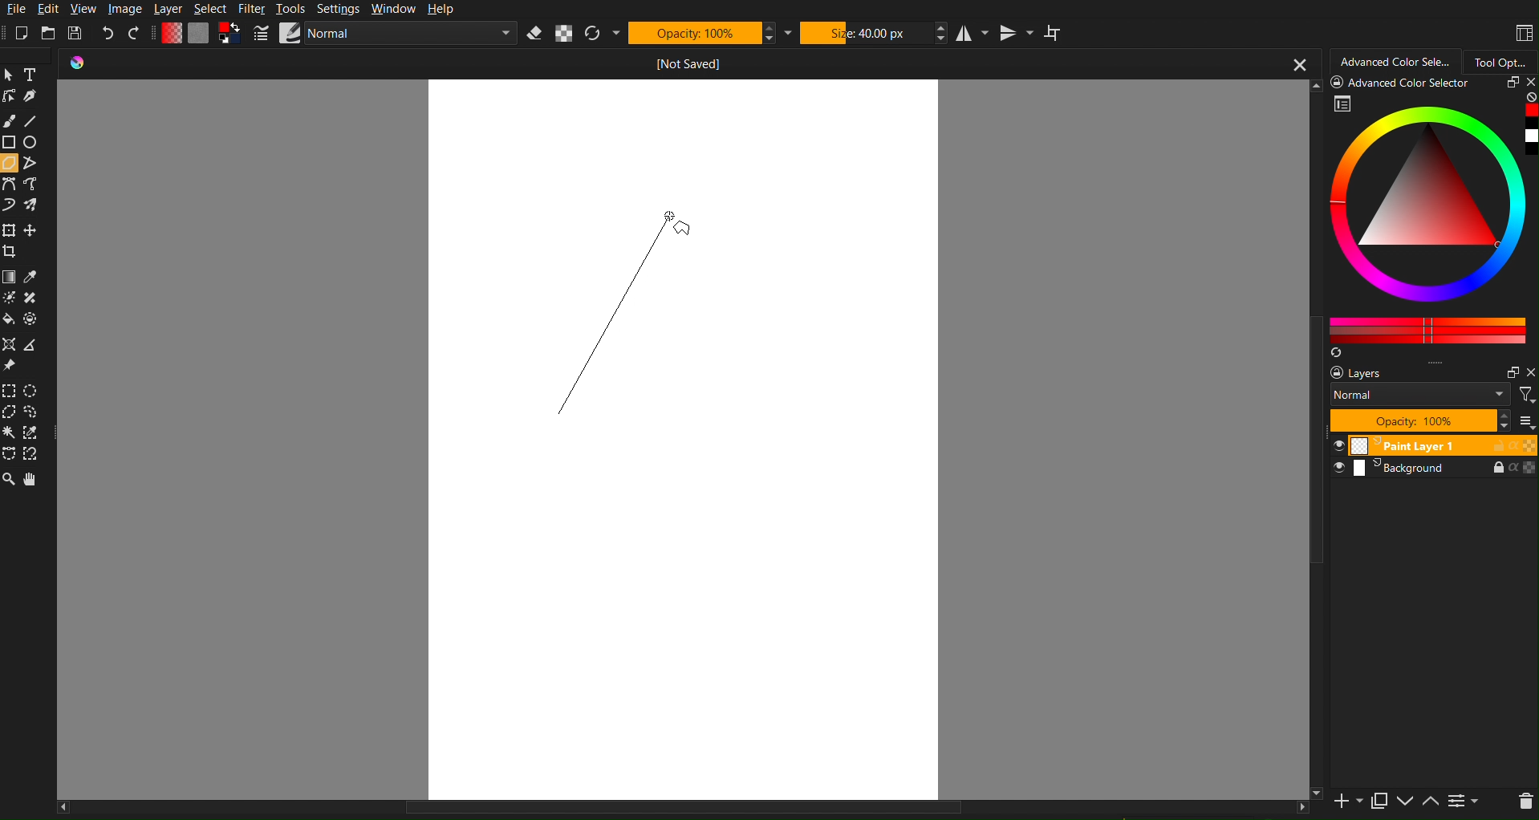 The width and height of the screenshot is (1539, 820). What do you see at coordinates (534, 34) in the screenshot?
I see `Erase` at bounding box center [534, 34].